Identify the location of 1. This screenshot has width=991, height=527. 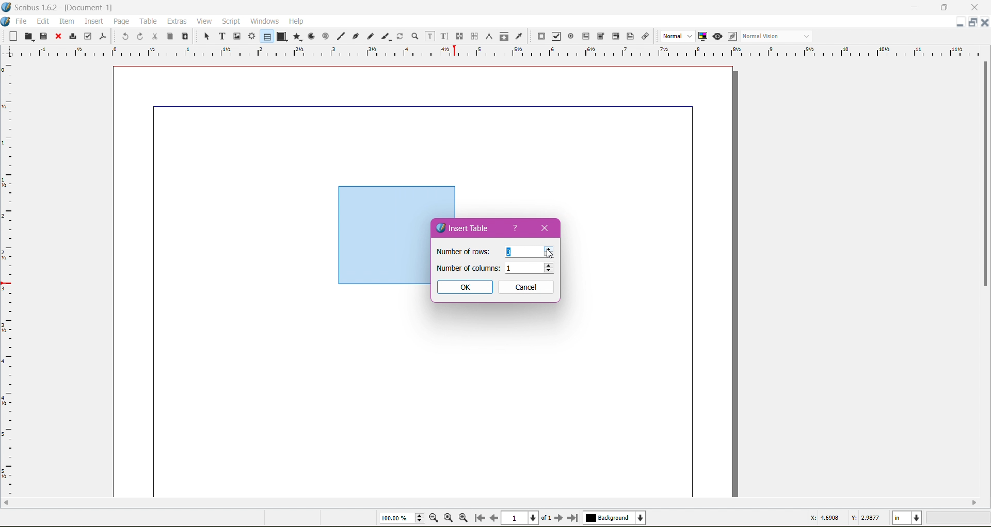
(514, 269).